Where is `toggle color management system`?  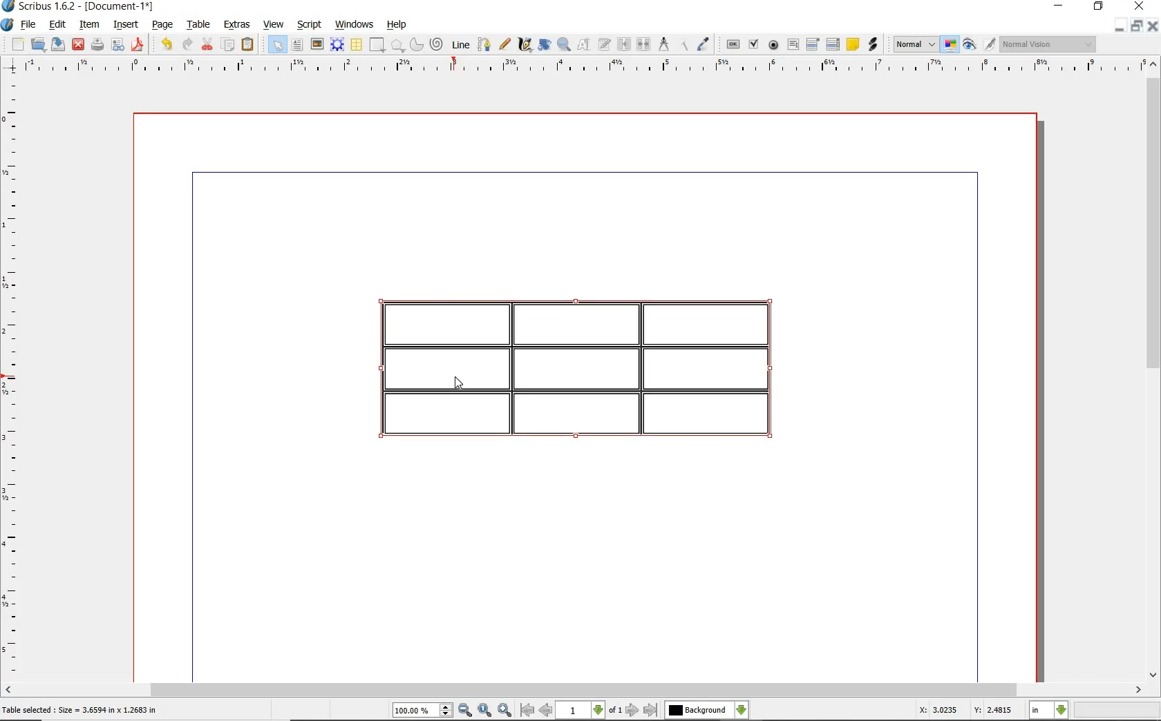
toggle color management system is located at coordinates (947, 44).